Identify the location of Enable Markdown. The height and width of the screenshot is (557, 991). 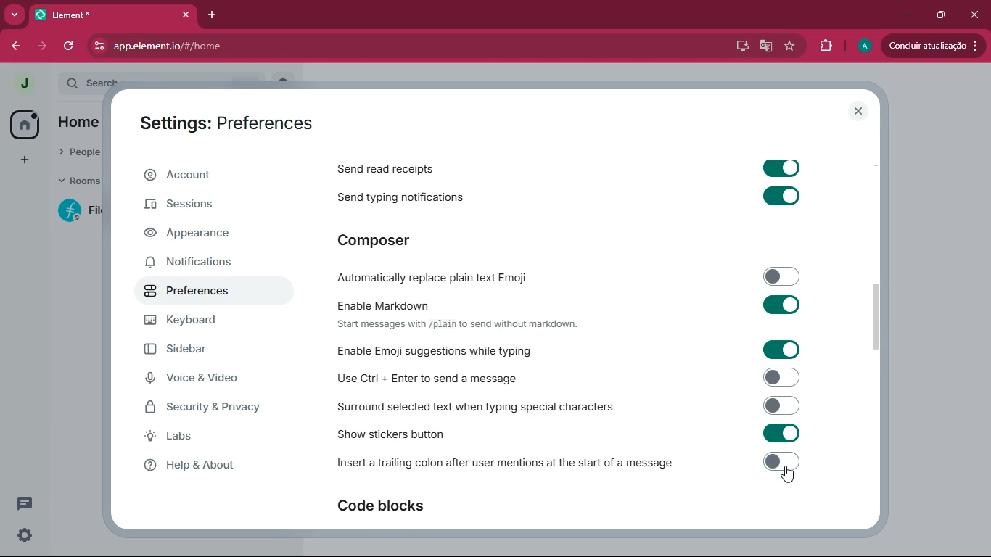
(562, 304).